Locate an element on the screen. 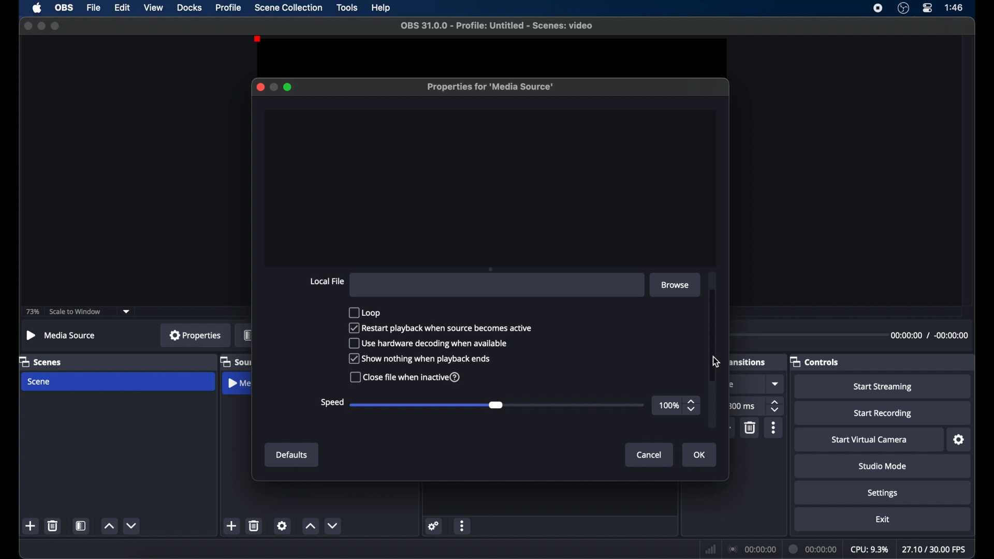 The image size is (994, 559). minimize is located at coordinates (41, 26).